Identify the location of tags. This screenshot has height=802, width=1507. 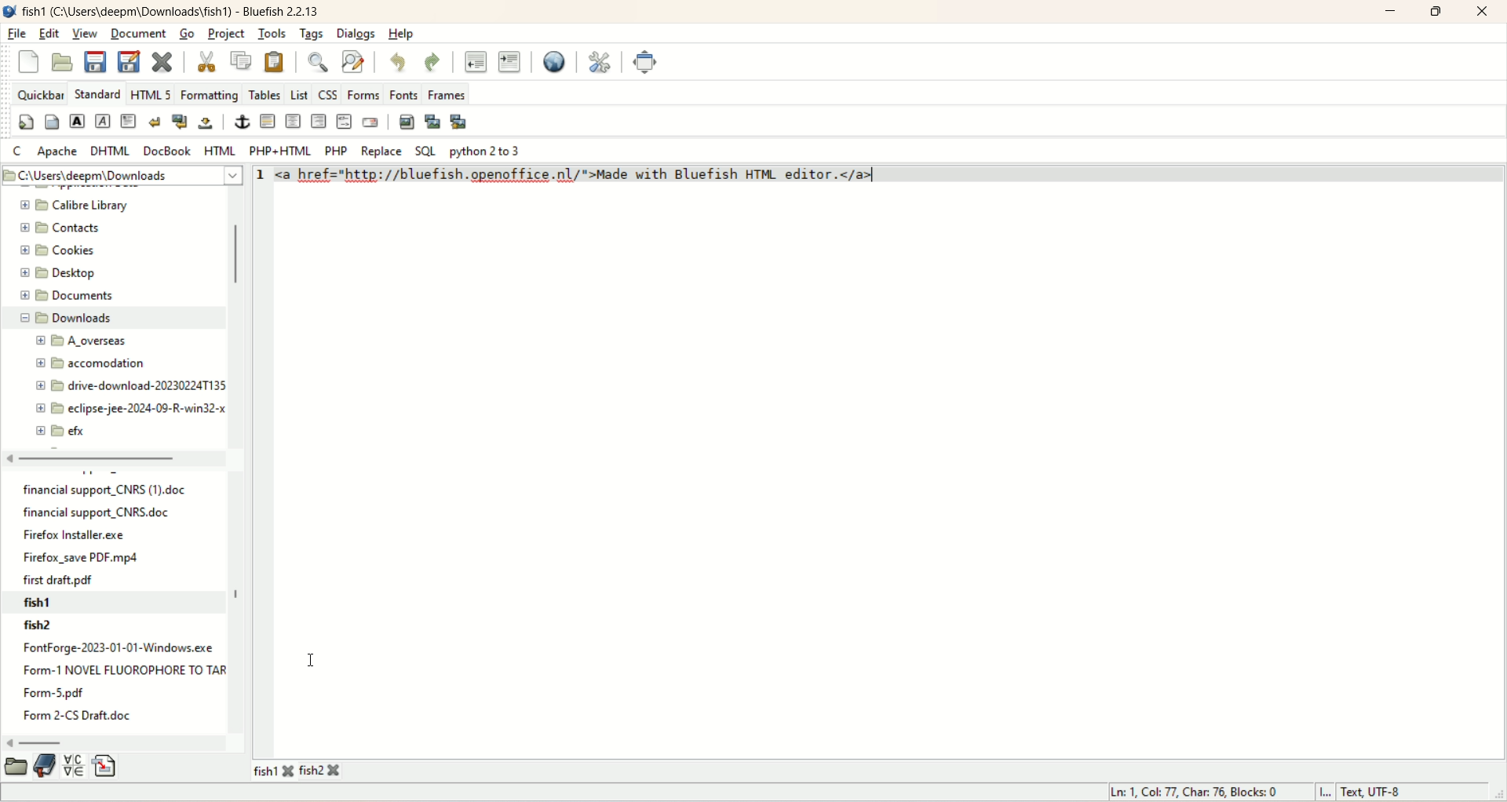
(312, 35).